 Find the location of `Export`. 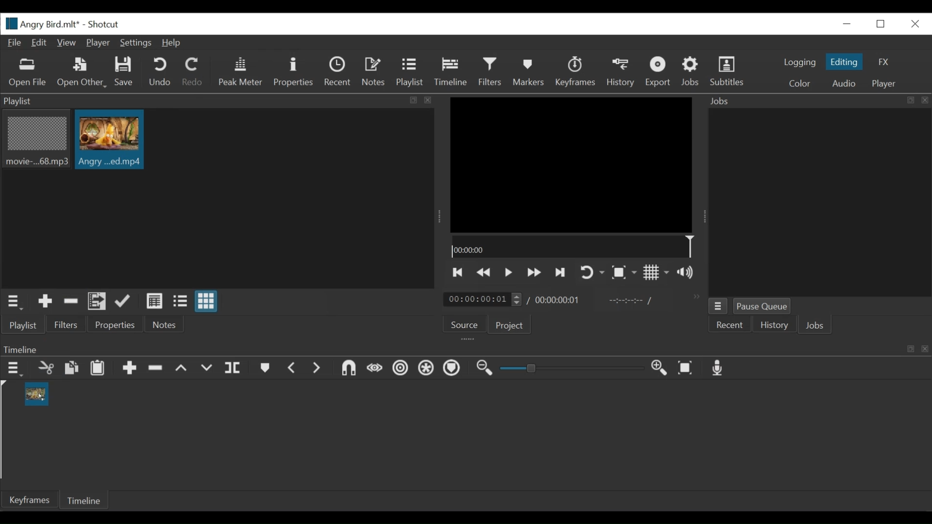

Export is located at coordinates (658, 72).